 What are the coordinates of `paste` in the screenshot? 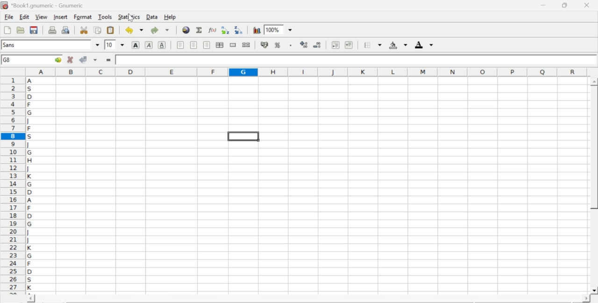 It's located at (111, 30).